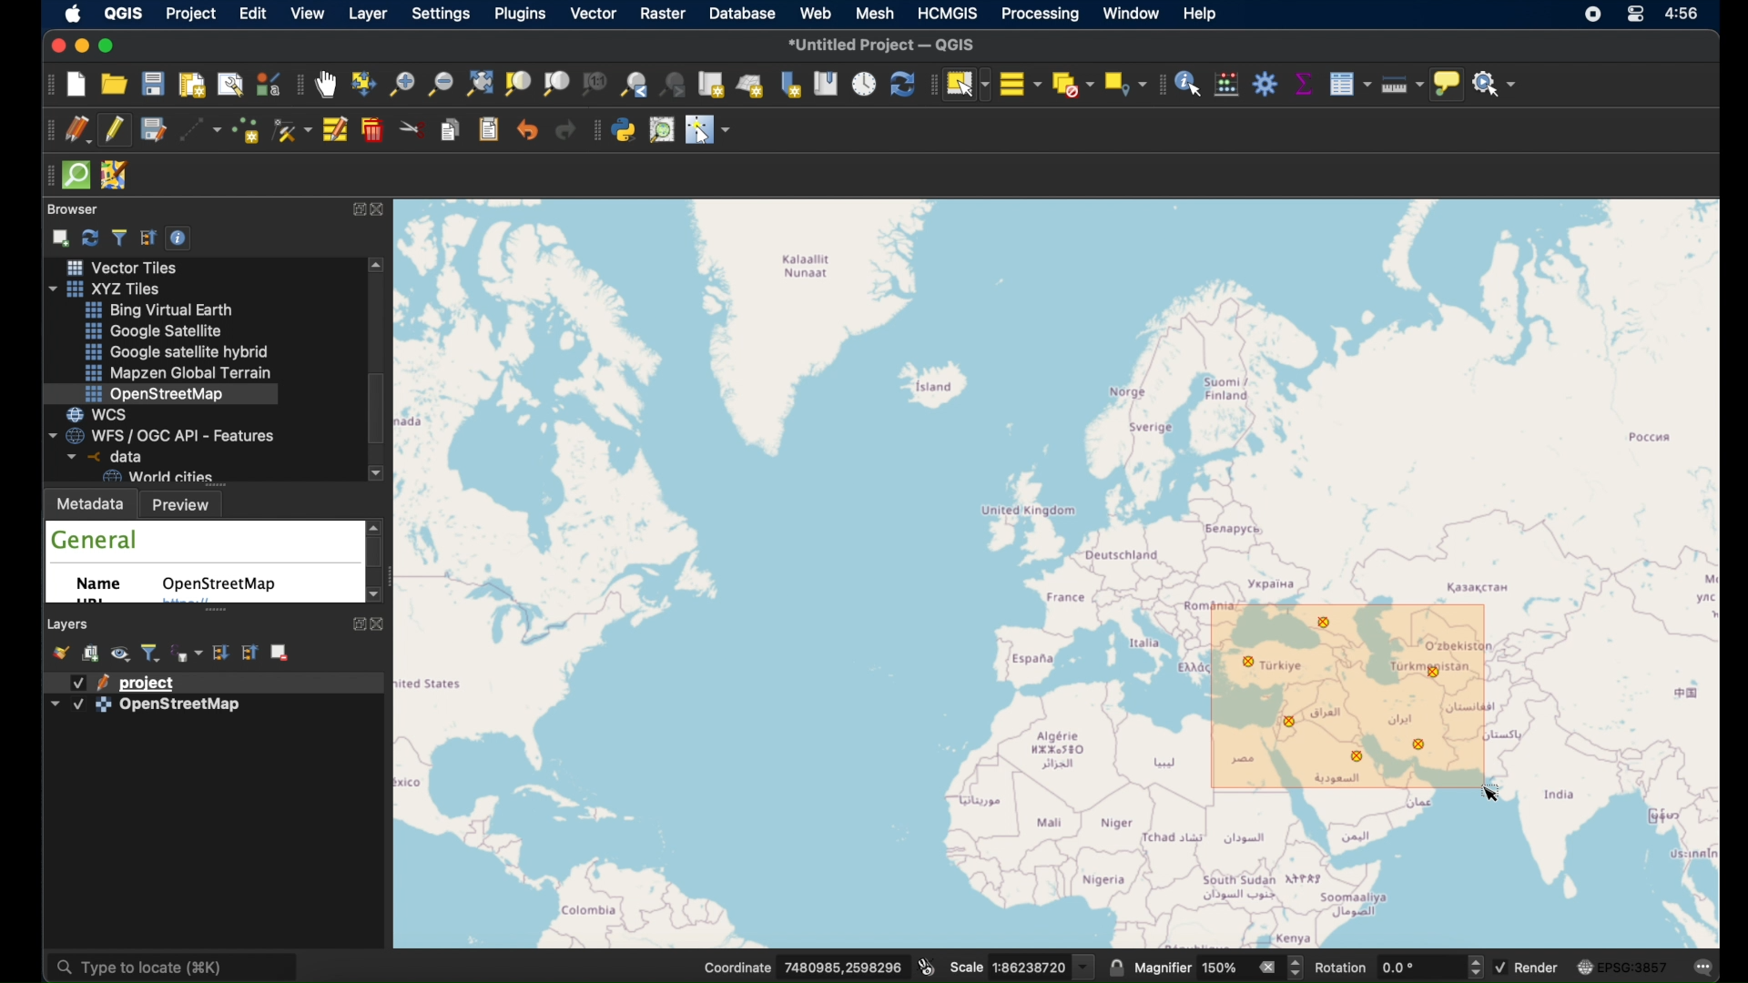  I want to click on mesh, so click(873, 12).